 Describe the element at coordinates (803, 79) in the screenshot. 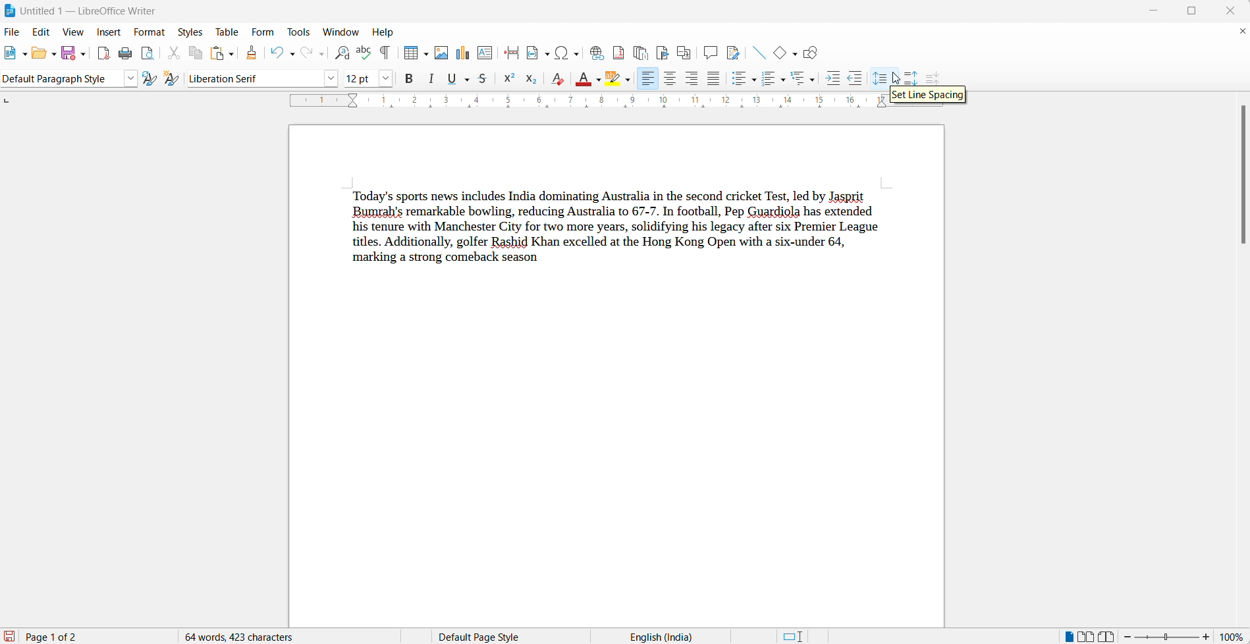

I see `select outline format` at that location.